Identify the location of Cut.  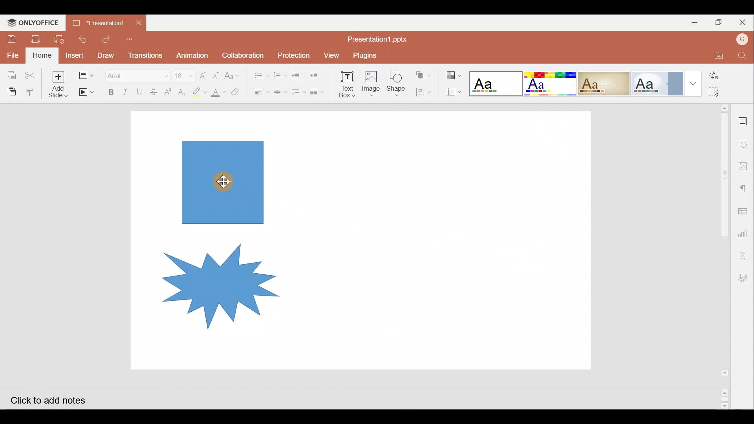
(30, 72).